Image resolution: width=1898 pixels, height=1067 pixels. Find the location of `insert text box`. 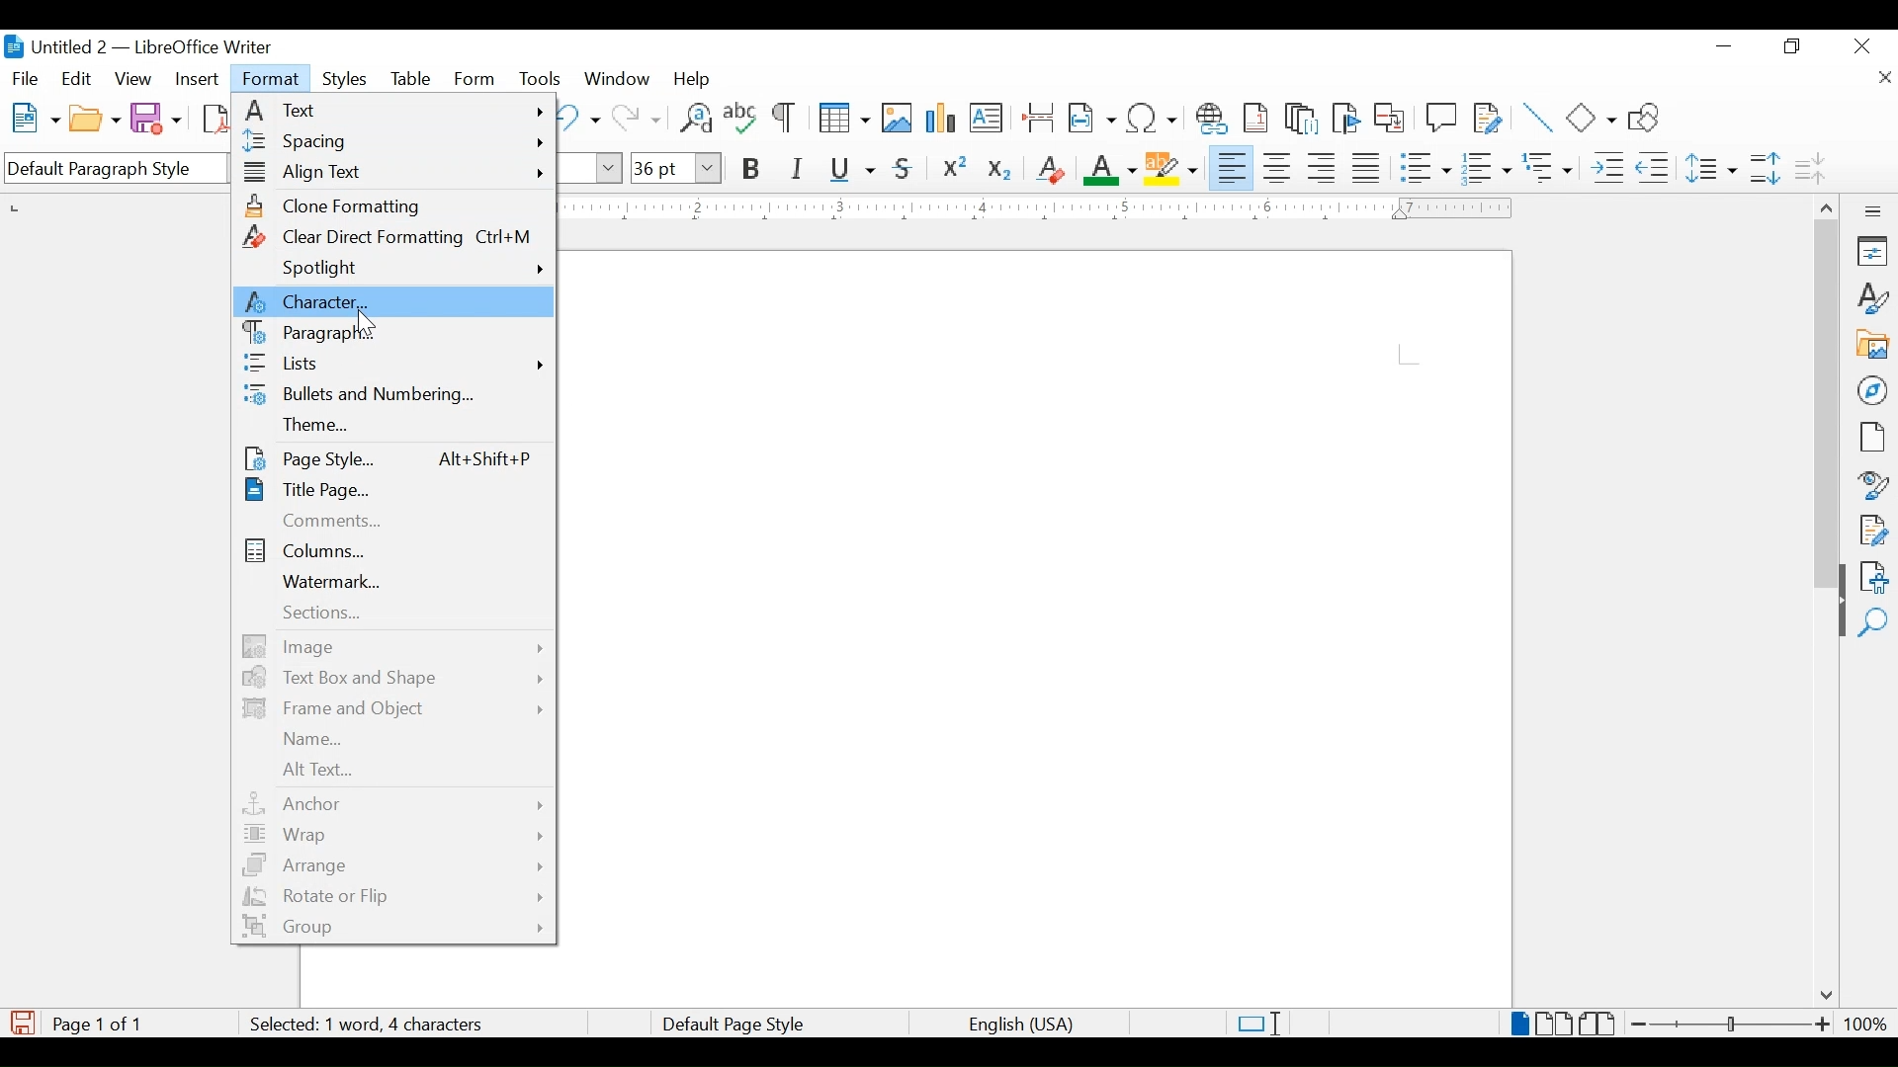

insert text box is located at coordinates (986, 118).